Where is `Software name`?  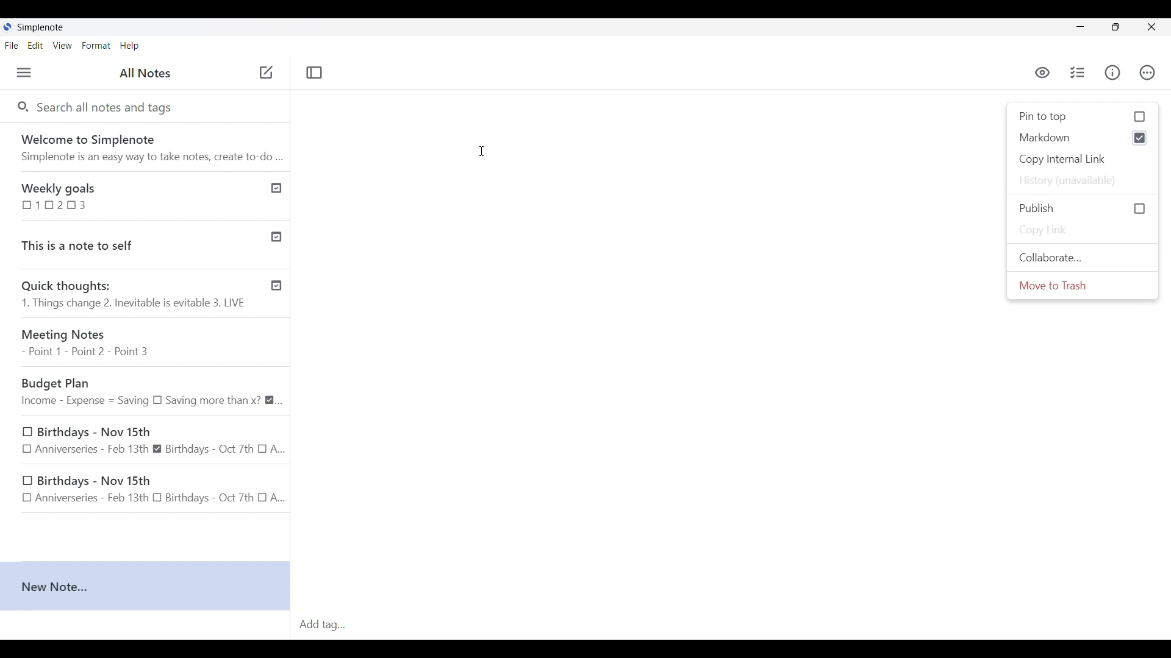
Software name is located at coordinates (40, 27).